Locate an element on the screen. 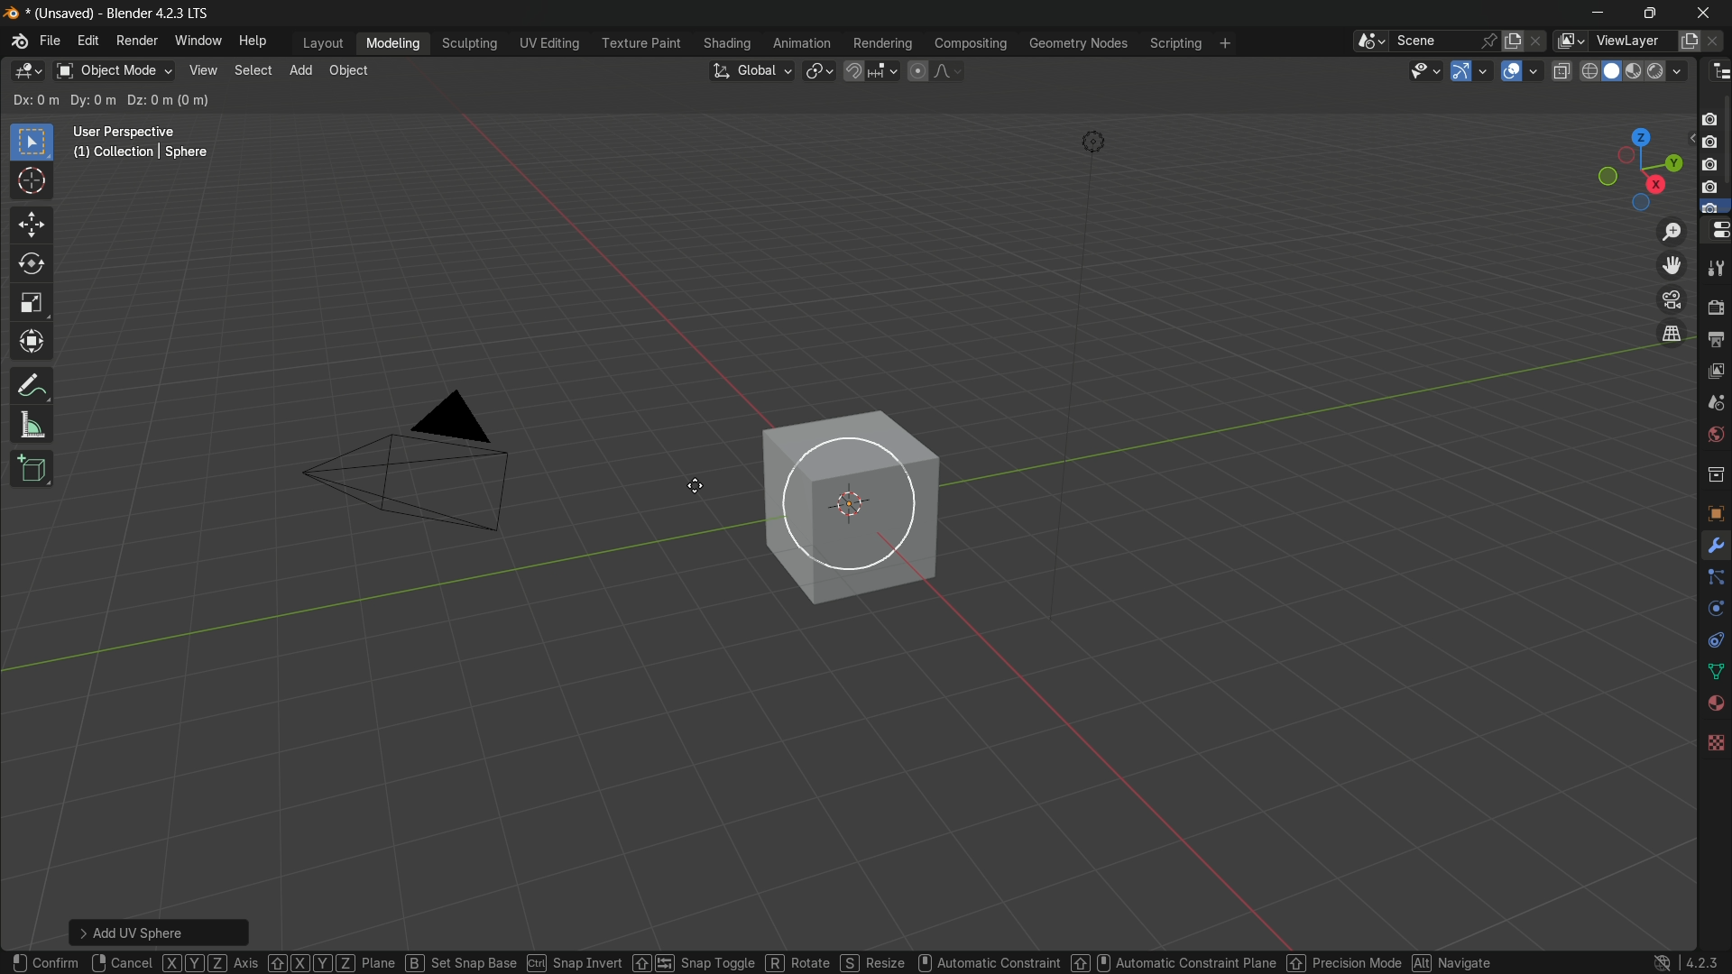 This screenshot has height=974, width=1732. texture is located at coordinates (1715, 516).